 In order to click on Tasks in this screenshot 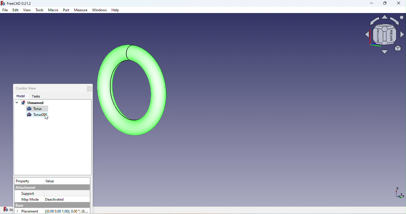, I will do `click(34, 96)`.